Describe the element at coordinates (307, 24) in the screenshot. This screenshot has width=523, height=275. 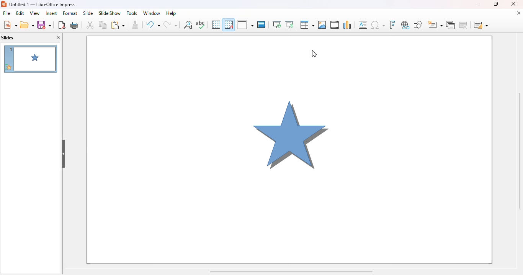
I see `table` at that location.